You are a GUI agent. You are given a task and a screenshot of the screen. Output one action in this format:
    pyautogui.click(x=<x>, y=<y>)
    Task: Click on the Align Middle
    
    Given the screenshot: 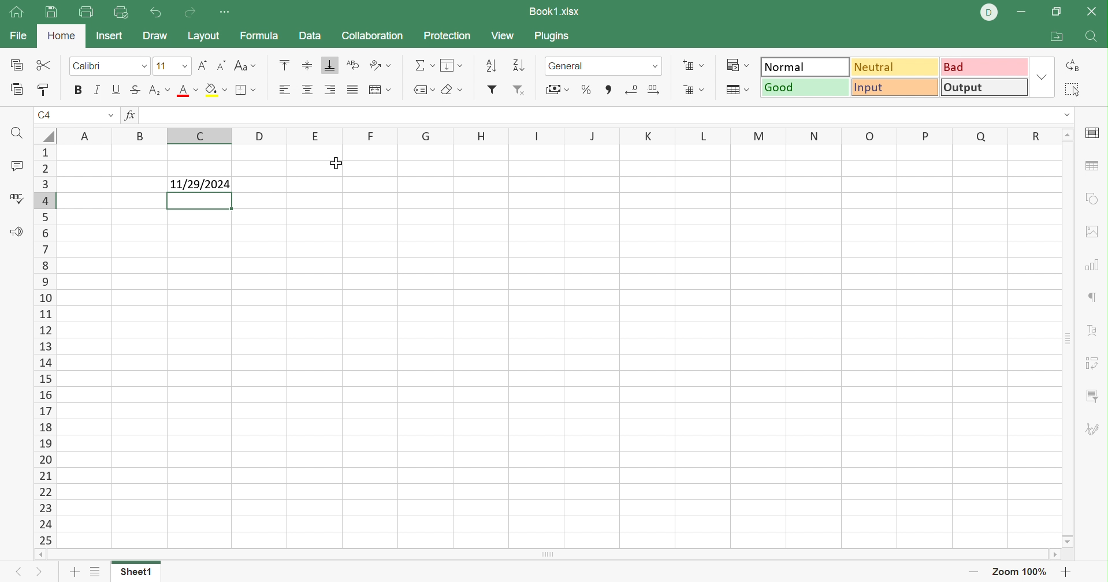 What is the action you would take?
    pyautogui.click(x=308, y=65)
    